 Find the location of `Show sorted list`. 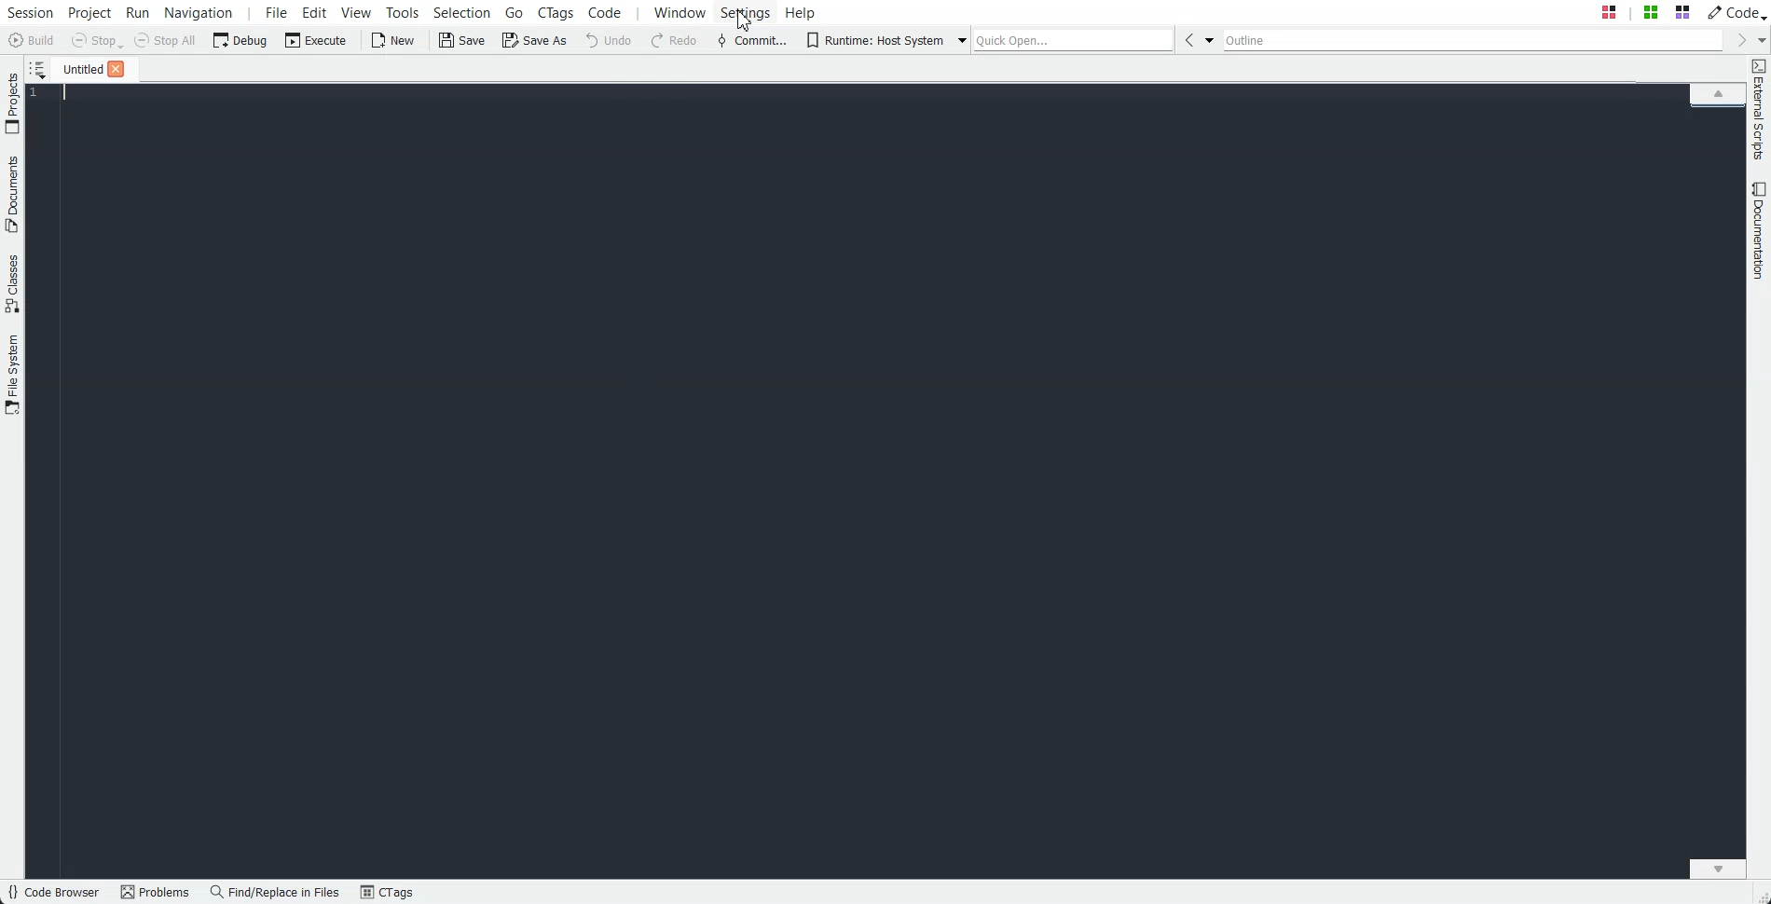

Show sorted list is located at coordinates (37, 69).